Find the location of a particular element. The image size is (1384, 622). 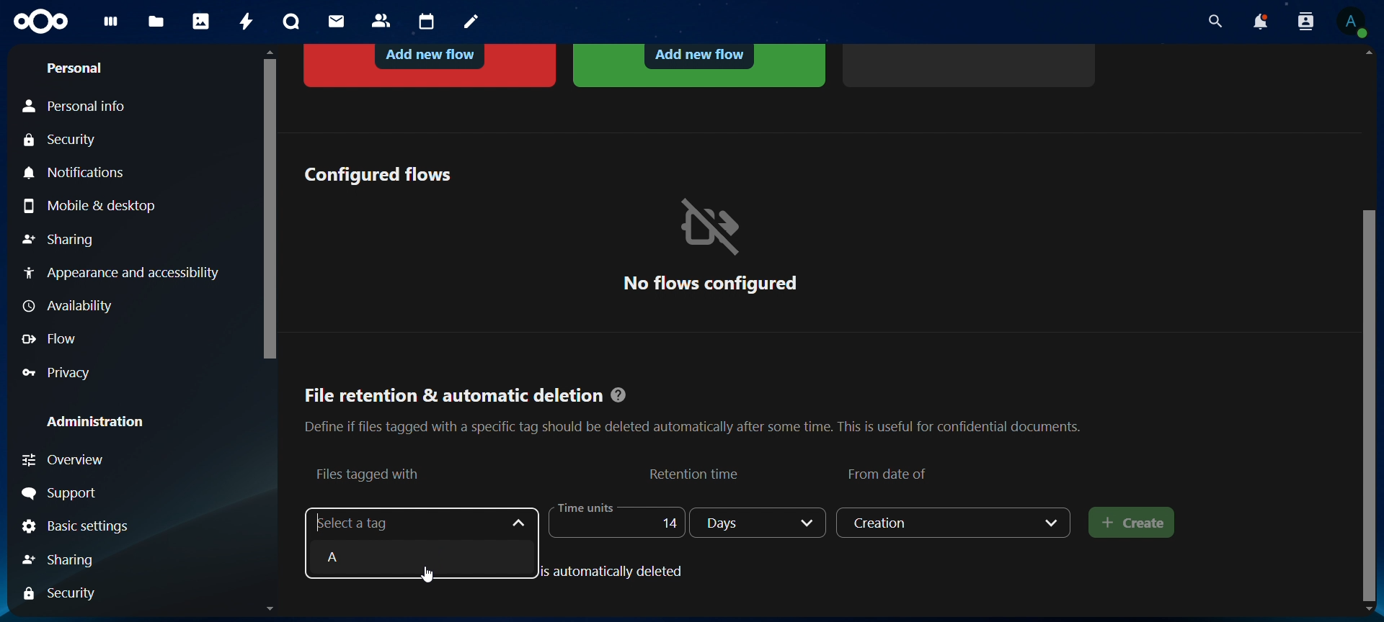

files tagged with is located at coordinates (369, 473).